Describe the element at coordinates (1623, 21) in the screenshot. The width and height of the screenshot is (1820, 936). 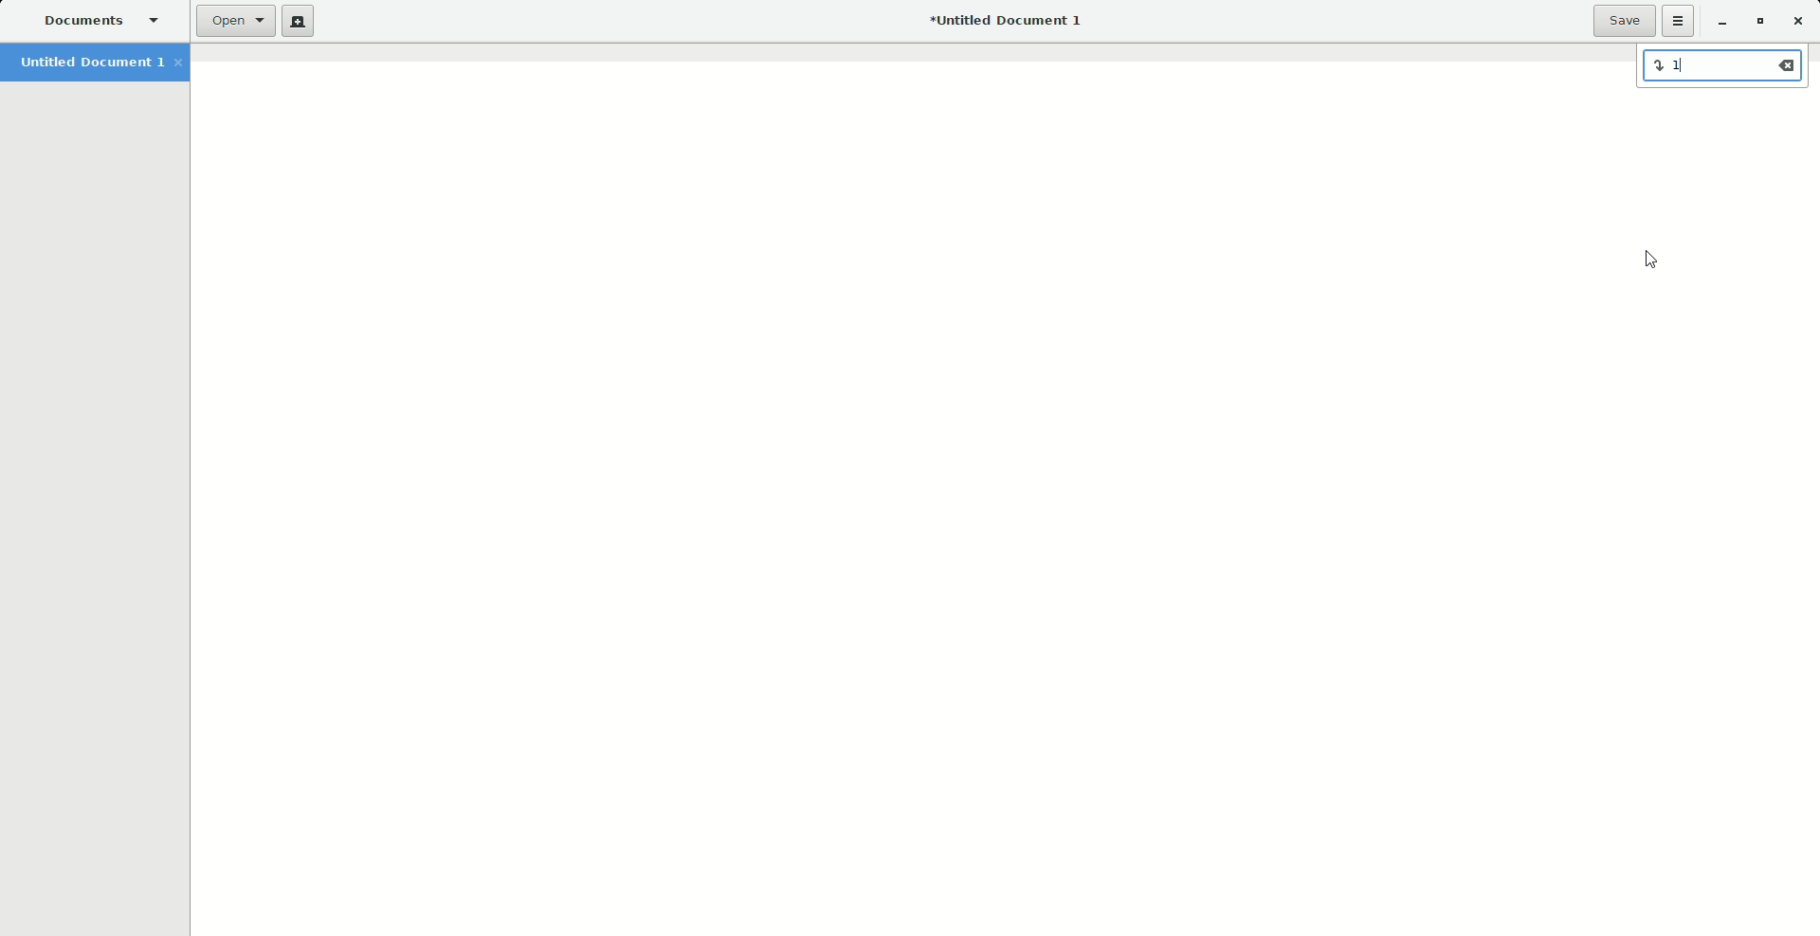
I see `Save` at that location.